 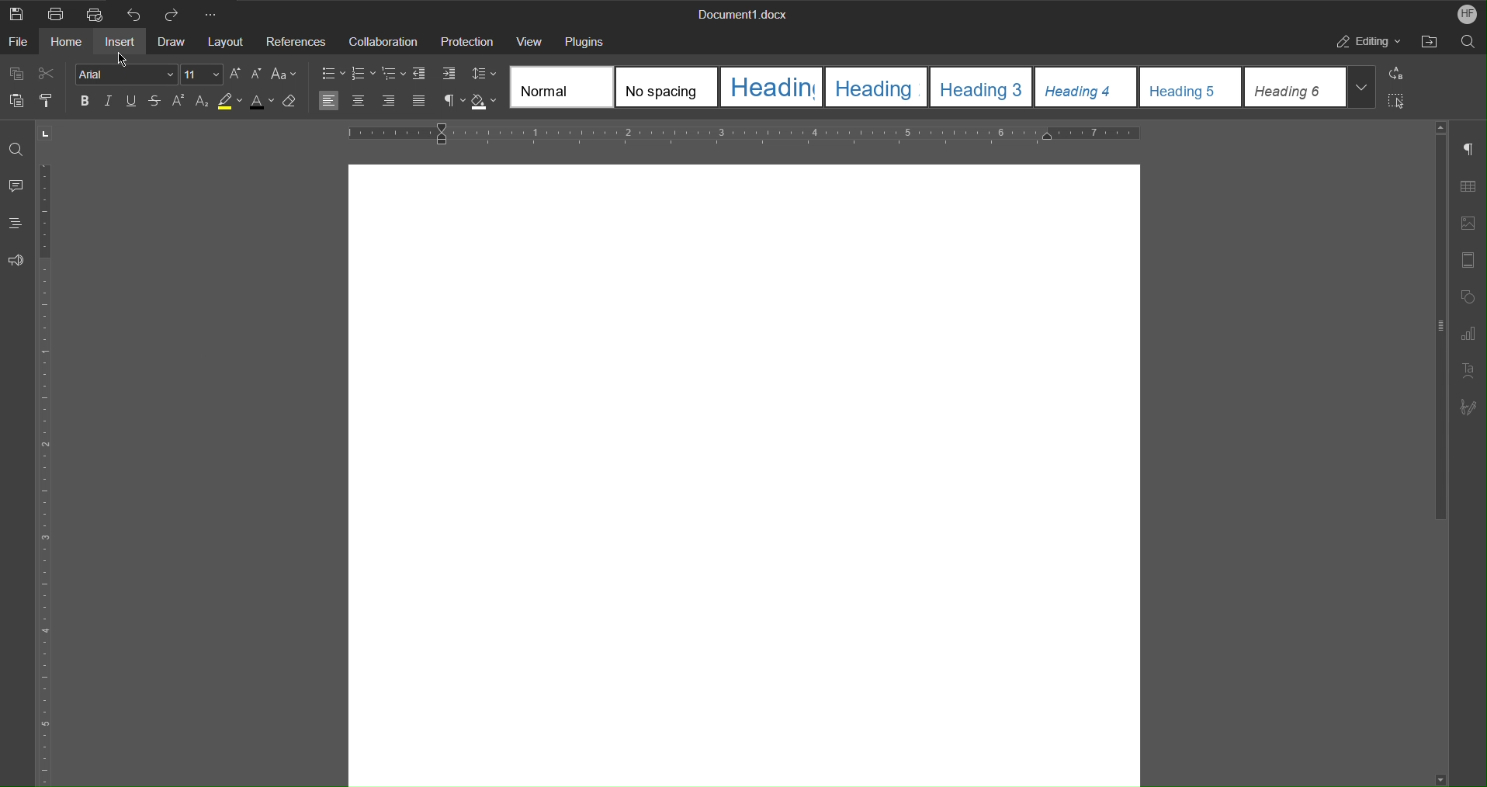 I want to click on Text Art, so click(x=1467, y=369).